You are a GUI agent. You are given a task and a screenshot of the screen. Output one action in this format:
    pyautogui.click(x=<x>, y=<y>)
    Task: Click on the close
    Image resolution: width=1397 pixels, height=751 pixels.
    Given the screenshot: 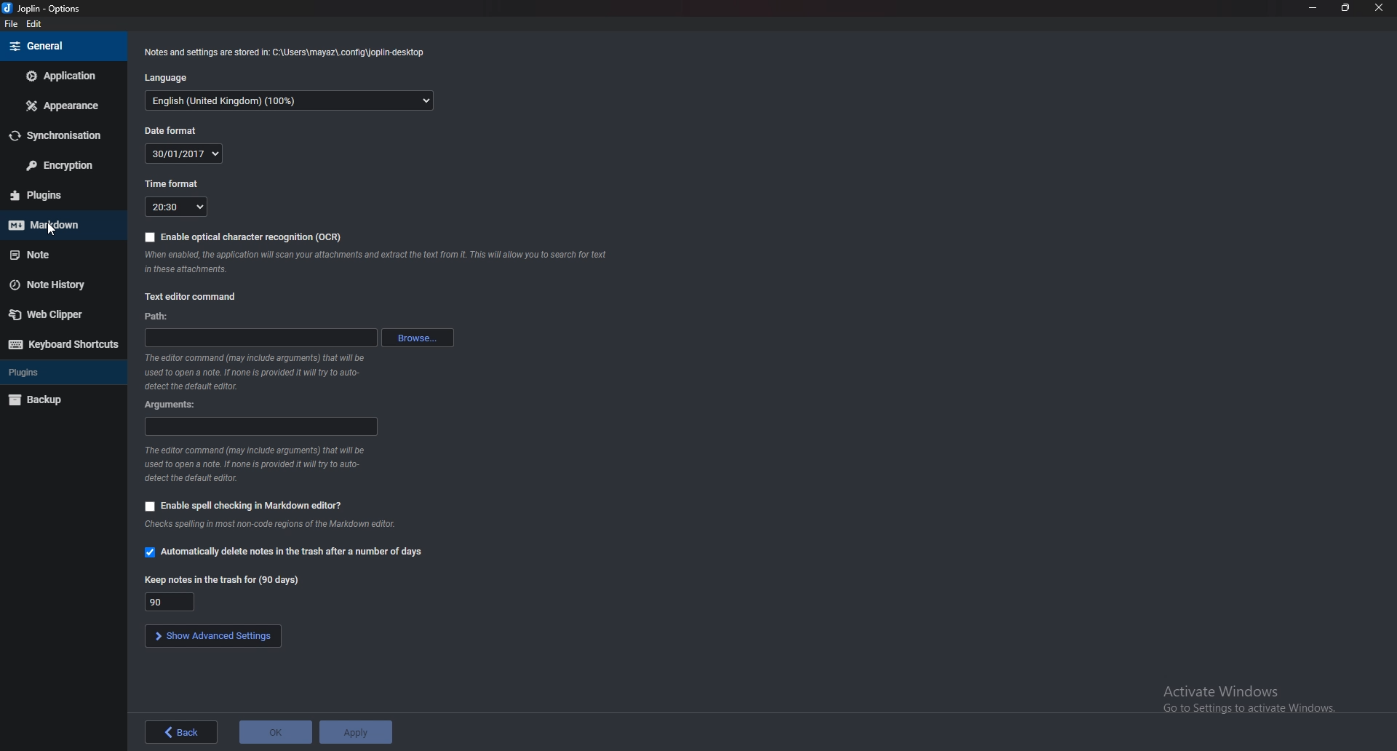 What is the action you would take?
    pyautogui.click(x=1381, y=7)
    